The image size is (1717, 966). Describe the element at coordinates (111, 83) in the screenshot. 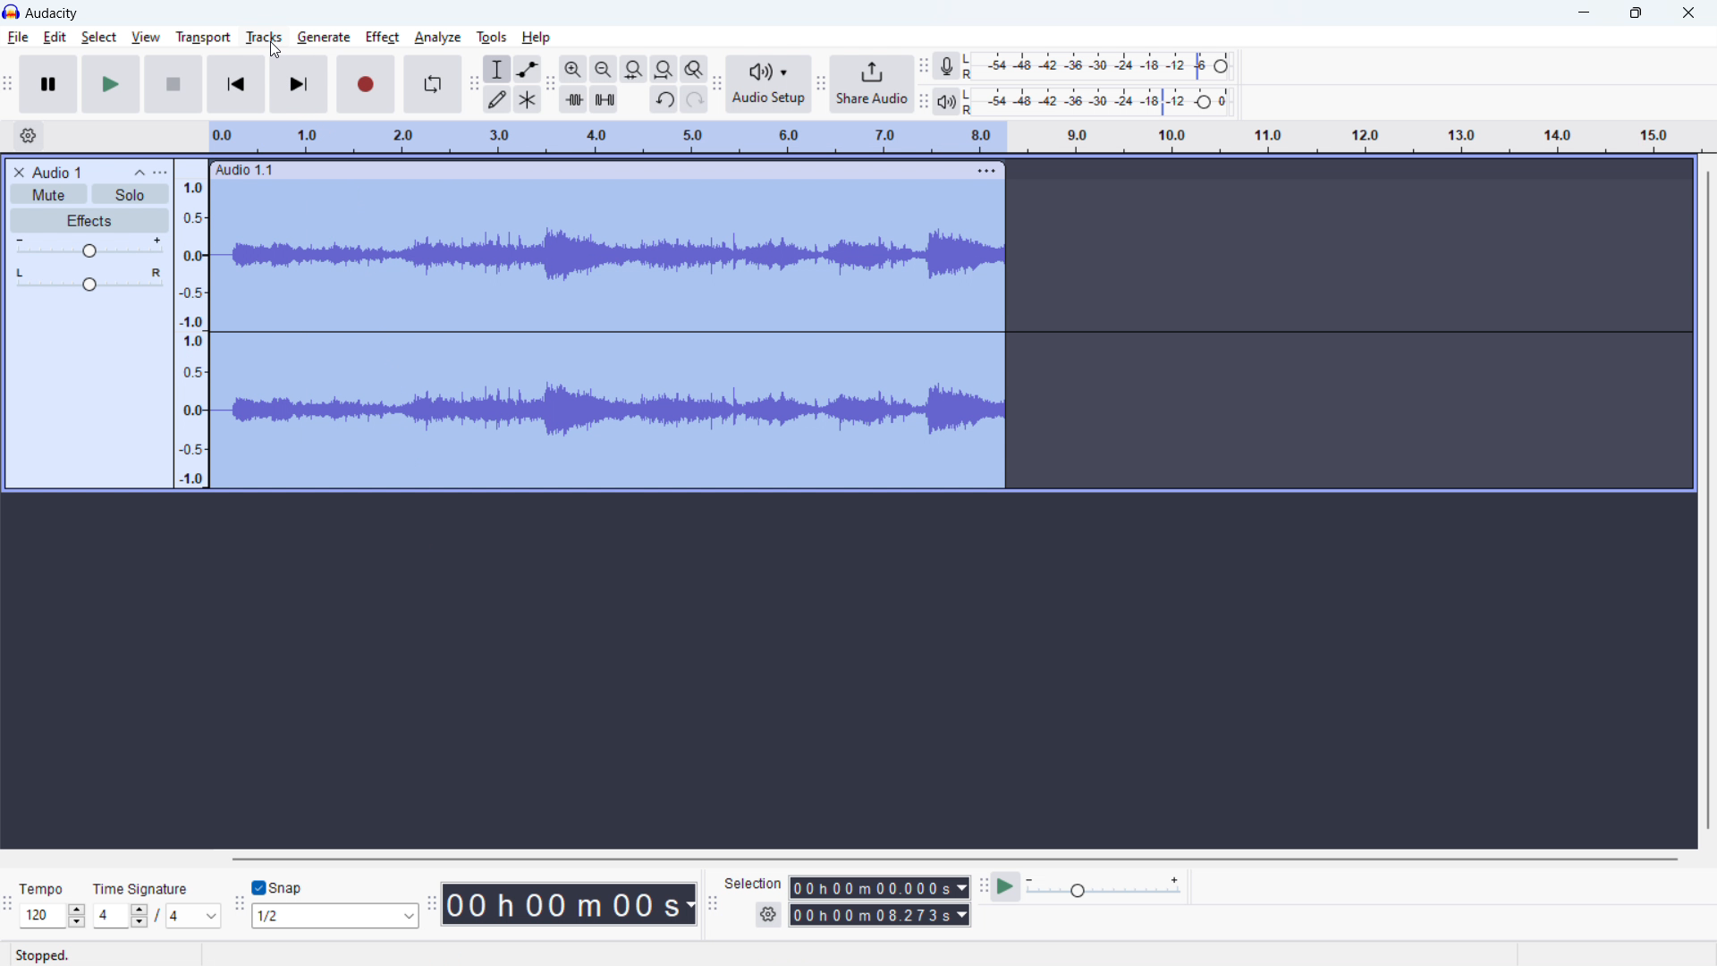

I see `start` at that location.